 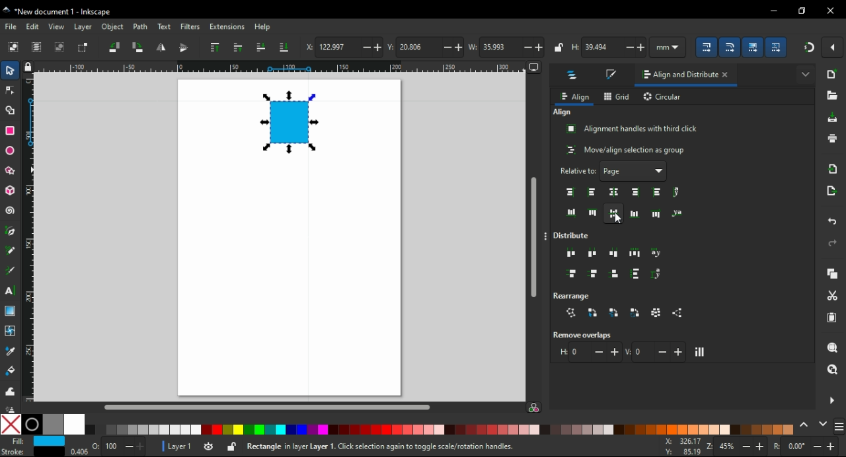 I want to click on scroll bar, so click(x=280, y=407).